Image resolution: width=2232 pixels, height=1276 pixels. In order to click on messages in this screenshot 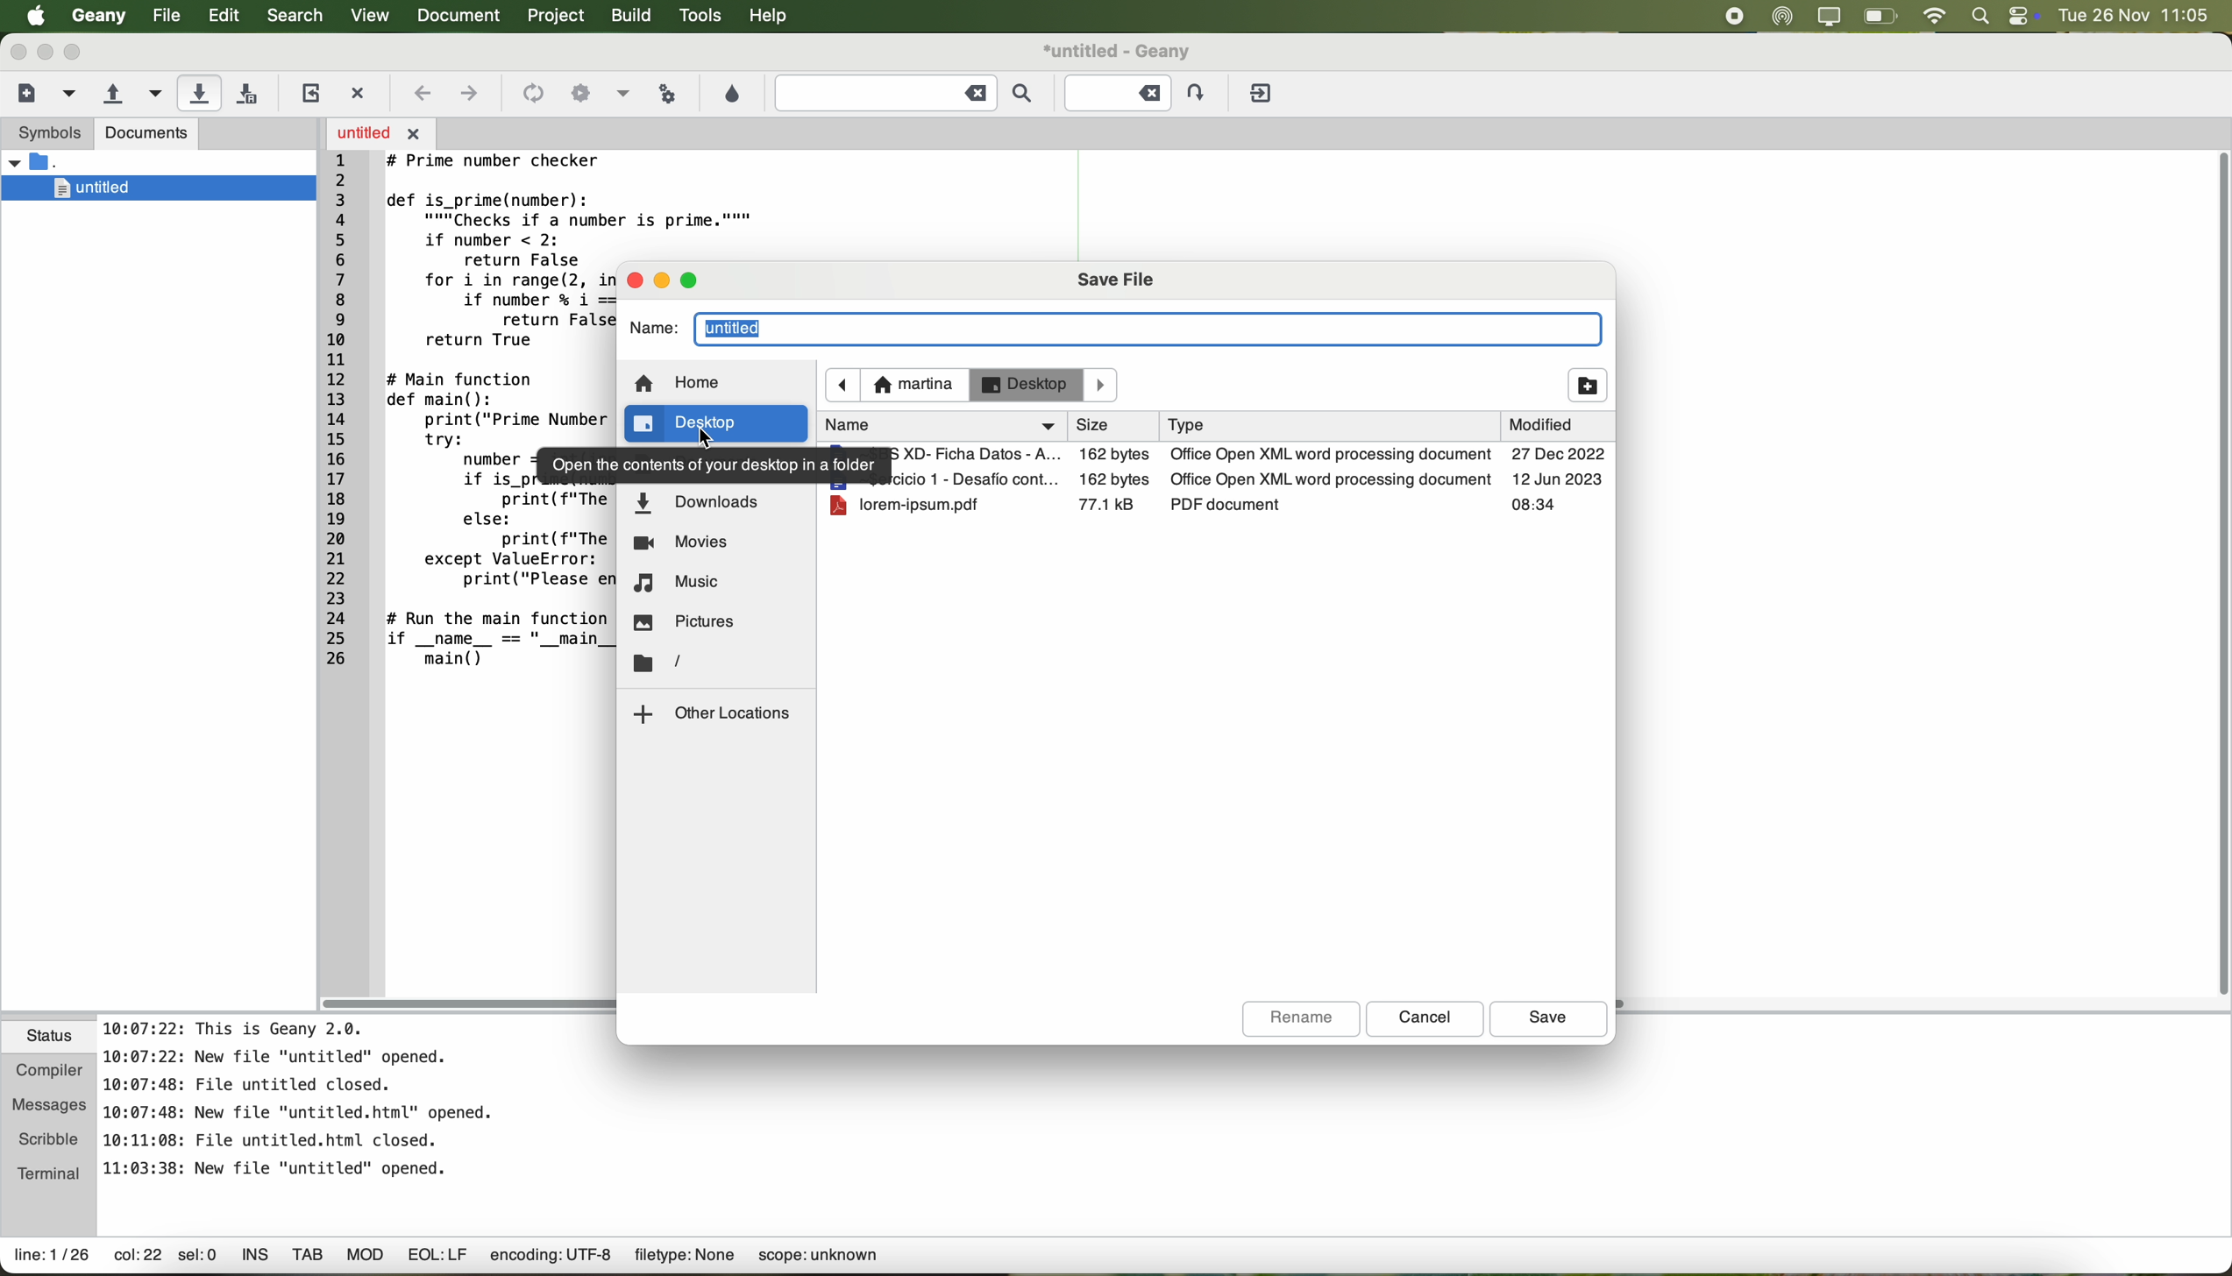, I will do `click(50, 1100)`.